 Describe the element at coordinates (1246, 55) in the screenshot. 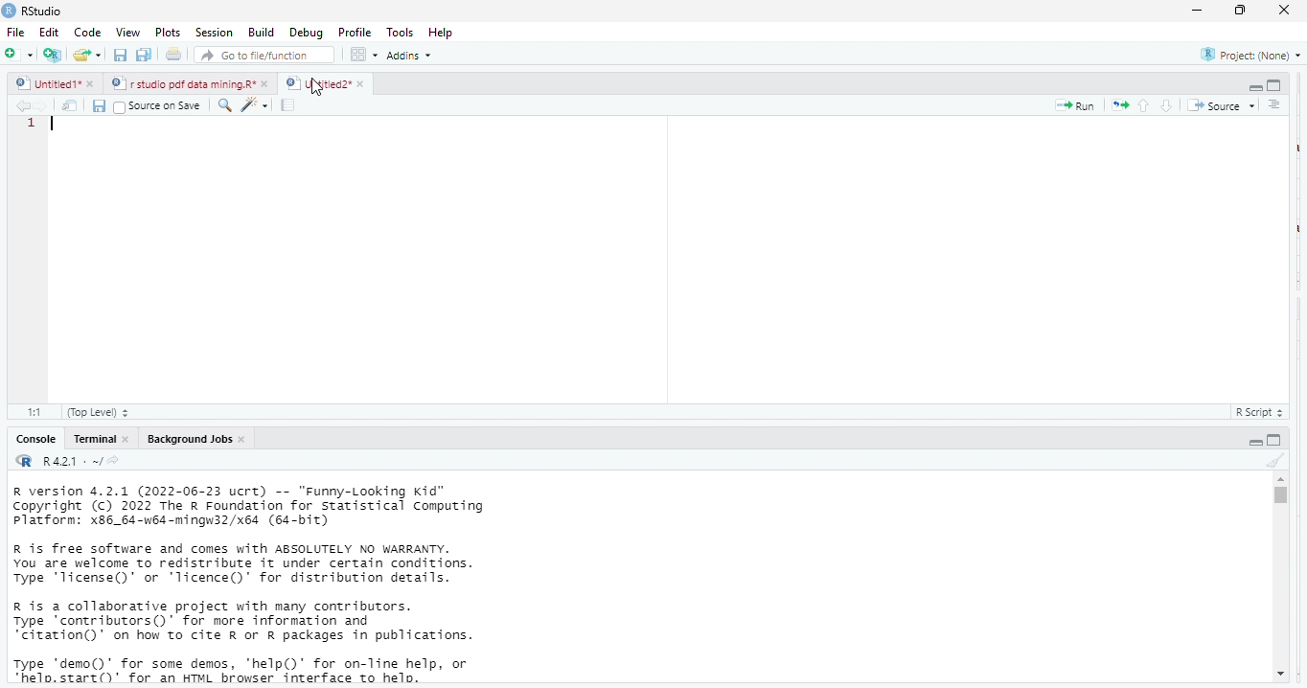

I see `project (none)` at that location.